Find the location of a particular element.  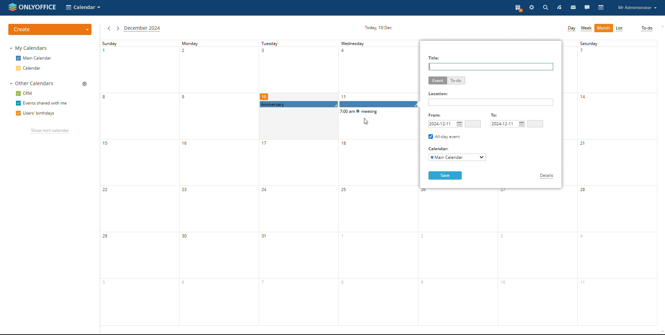

all-day event is located at coordinates (445, 137).